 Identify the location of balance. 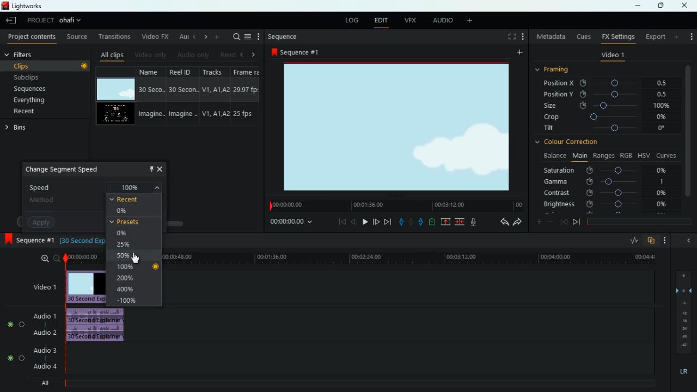
(553, 156).